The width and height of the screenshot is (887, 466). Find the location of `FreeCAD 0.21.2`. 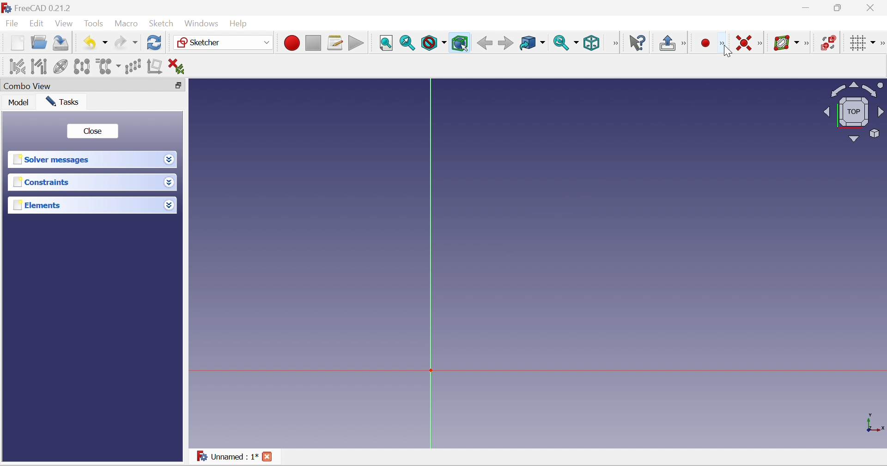

FreeCAD 0.21.2 is located at coordinates (37, 7).